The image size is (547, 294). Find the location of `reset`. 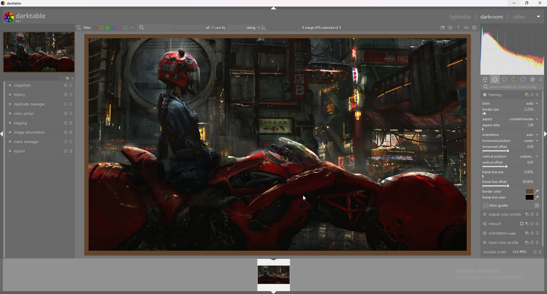

reset is located at coordinates (66, 114).